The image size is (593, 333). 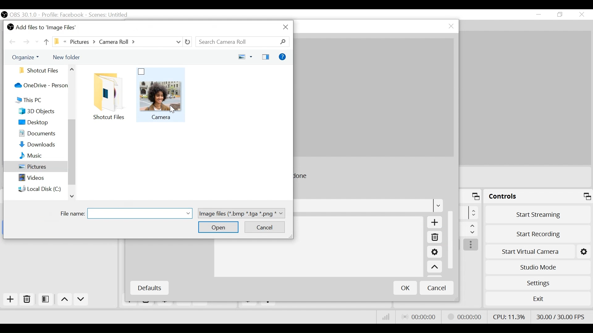 I want to click on Close, so click(x=285, y=27).